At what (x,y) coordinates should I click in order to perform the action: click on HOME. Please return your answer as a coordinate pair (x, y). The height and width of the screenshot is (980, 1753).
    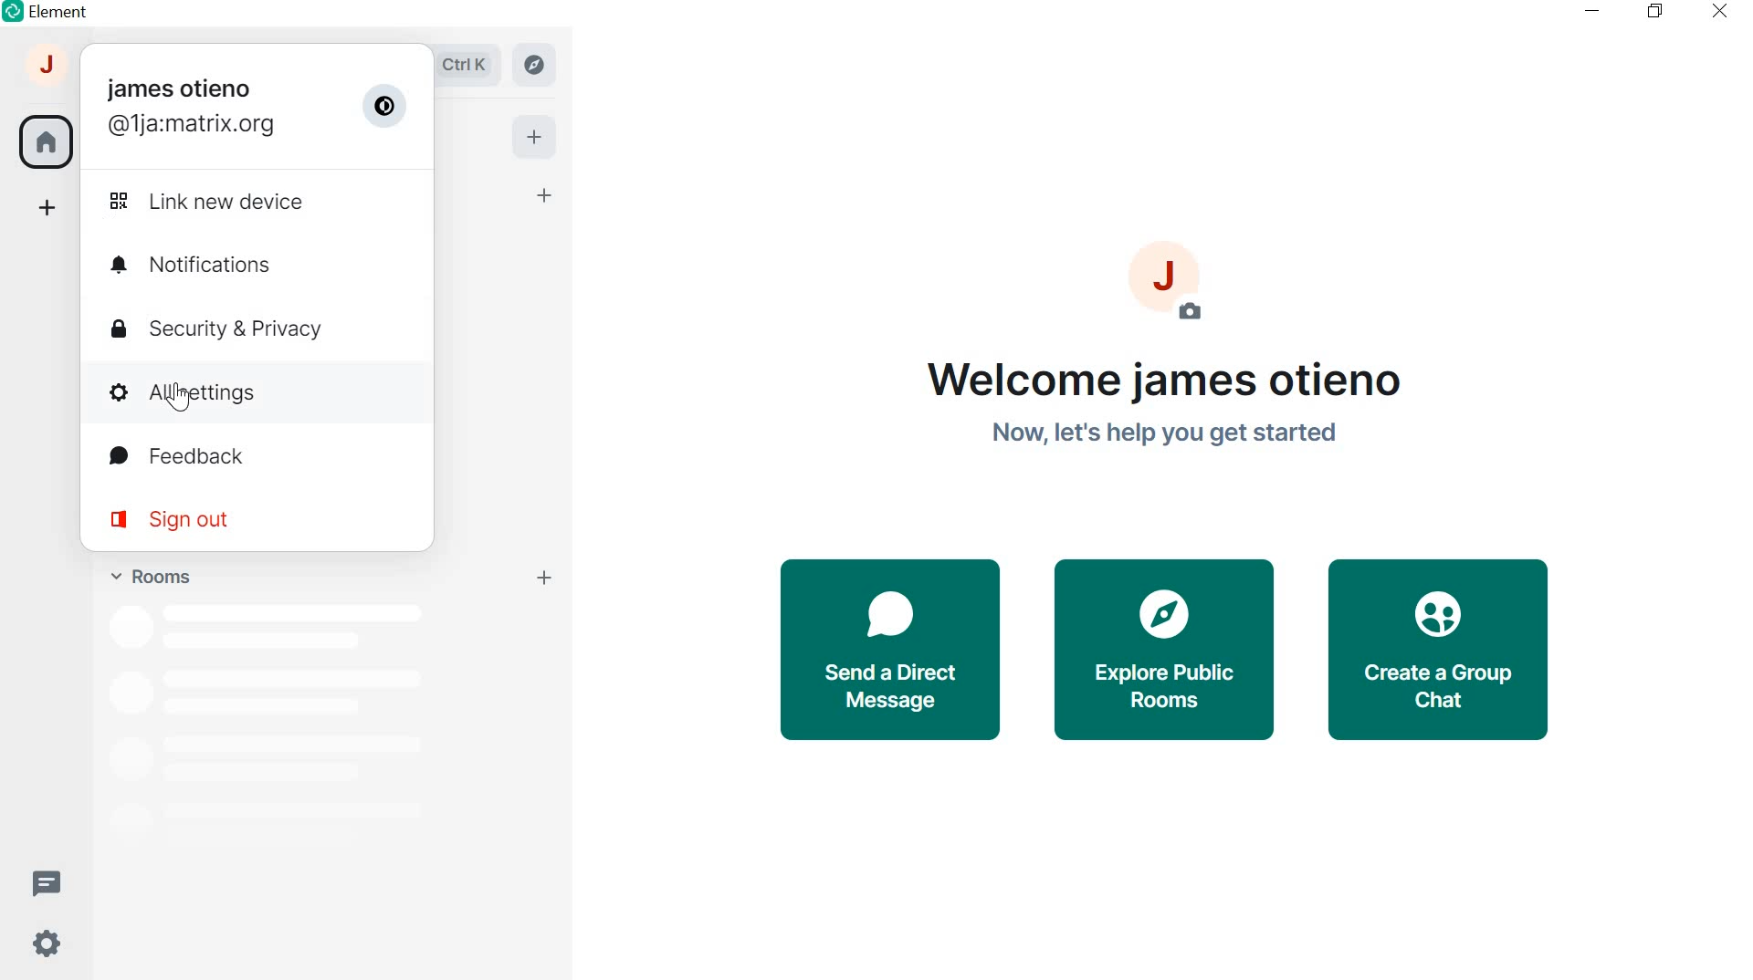
    Looking at the image, I should click on (45, 139).